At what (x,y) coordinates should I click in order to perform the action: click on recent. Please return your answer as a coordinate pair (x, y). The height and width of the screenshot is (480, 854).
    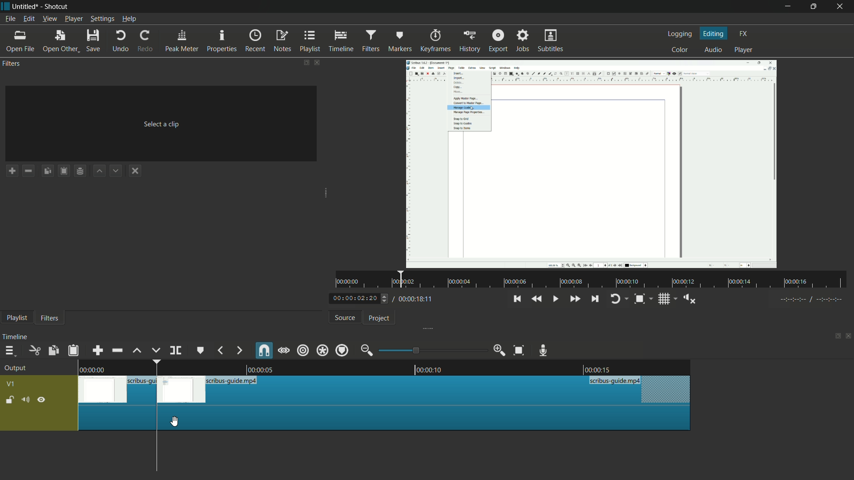
    Looking at the image, I should click on (256, 41).